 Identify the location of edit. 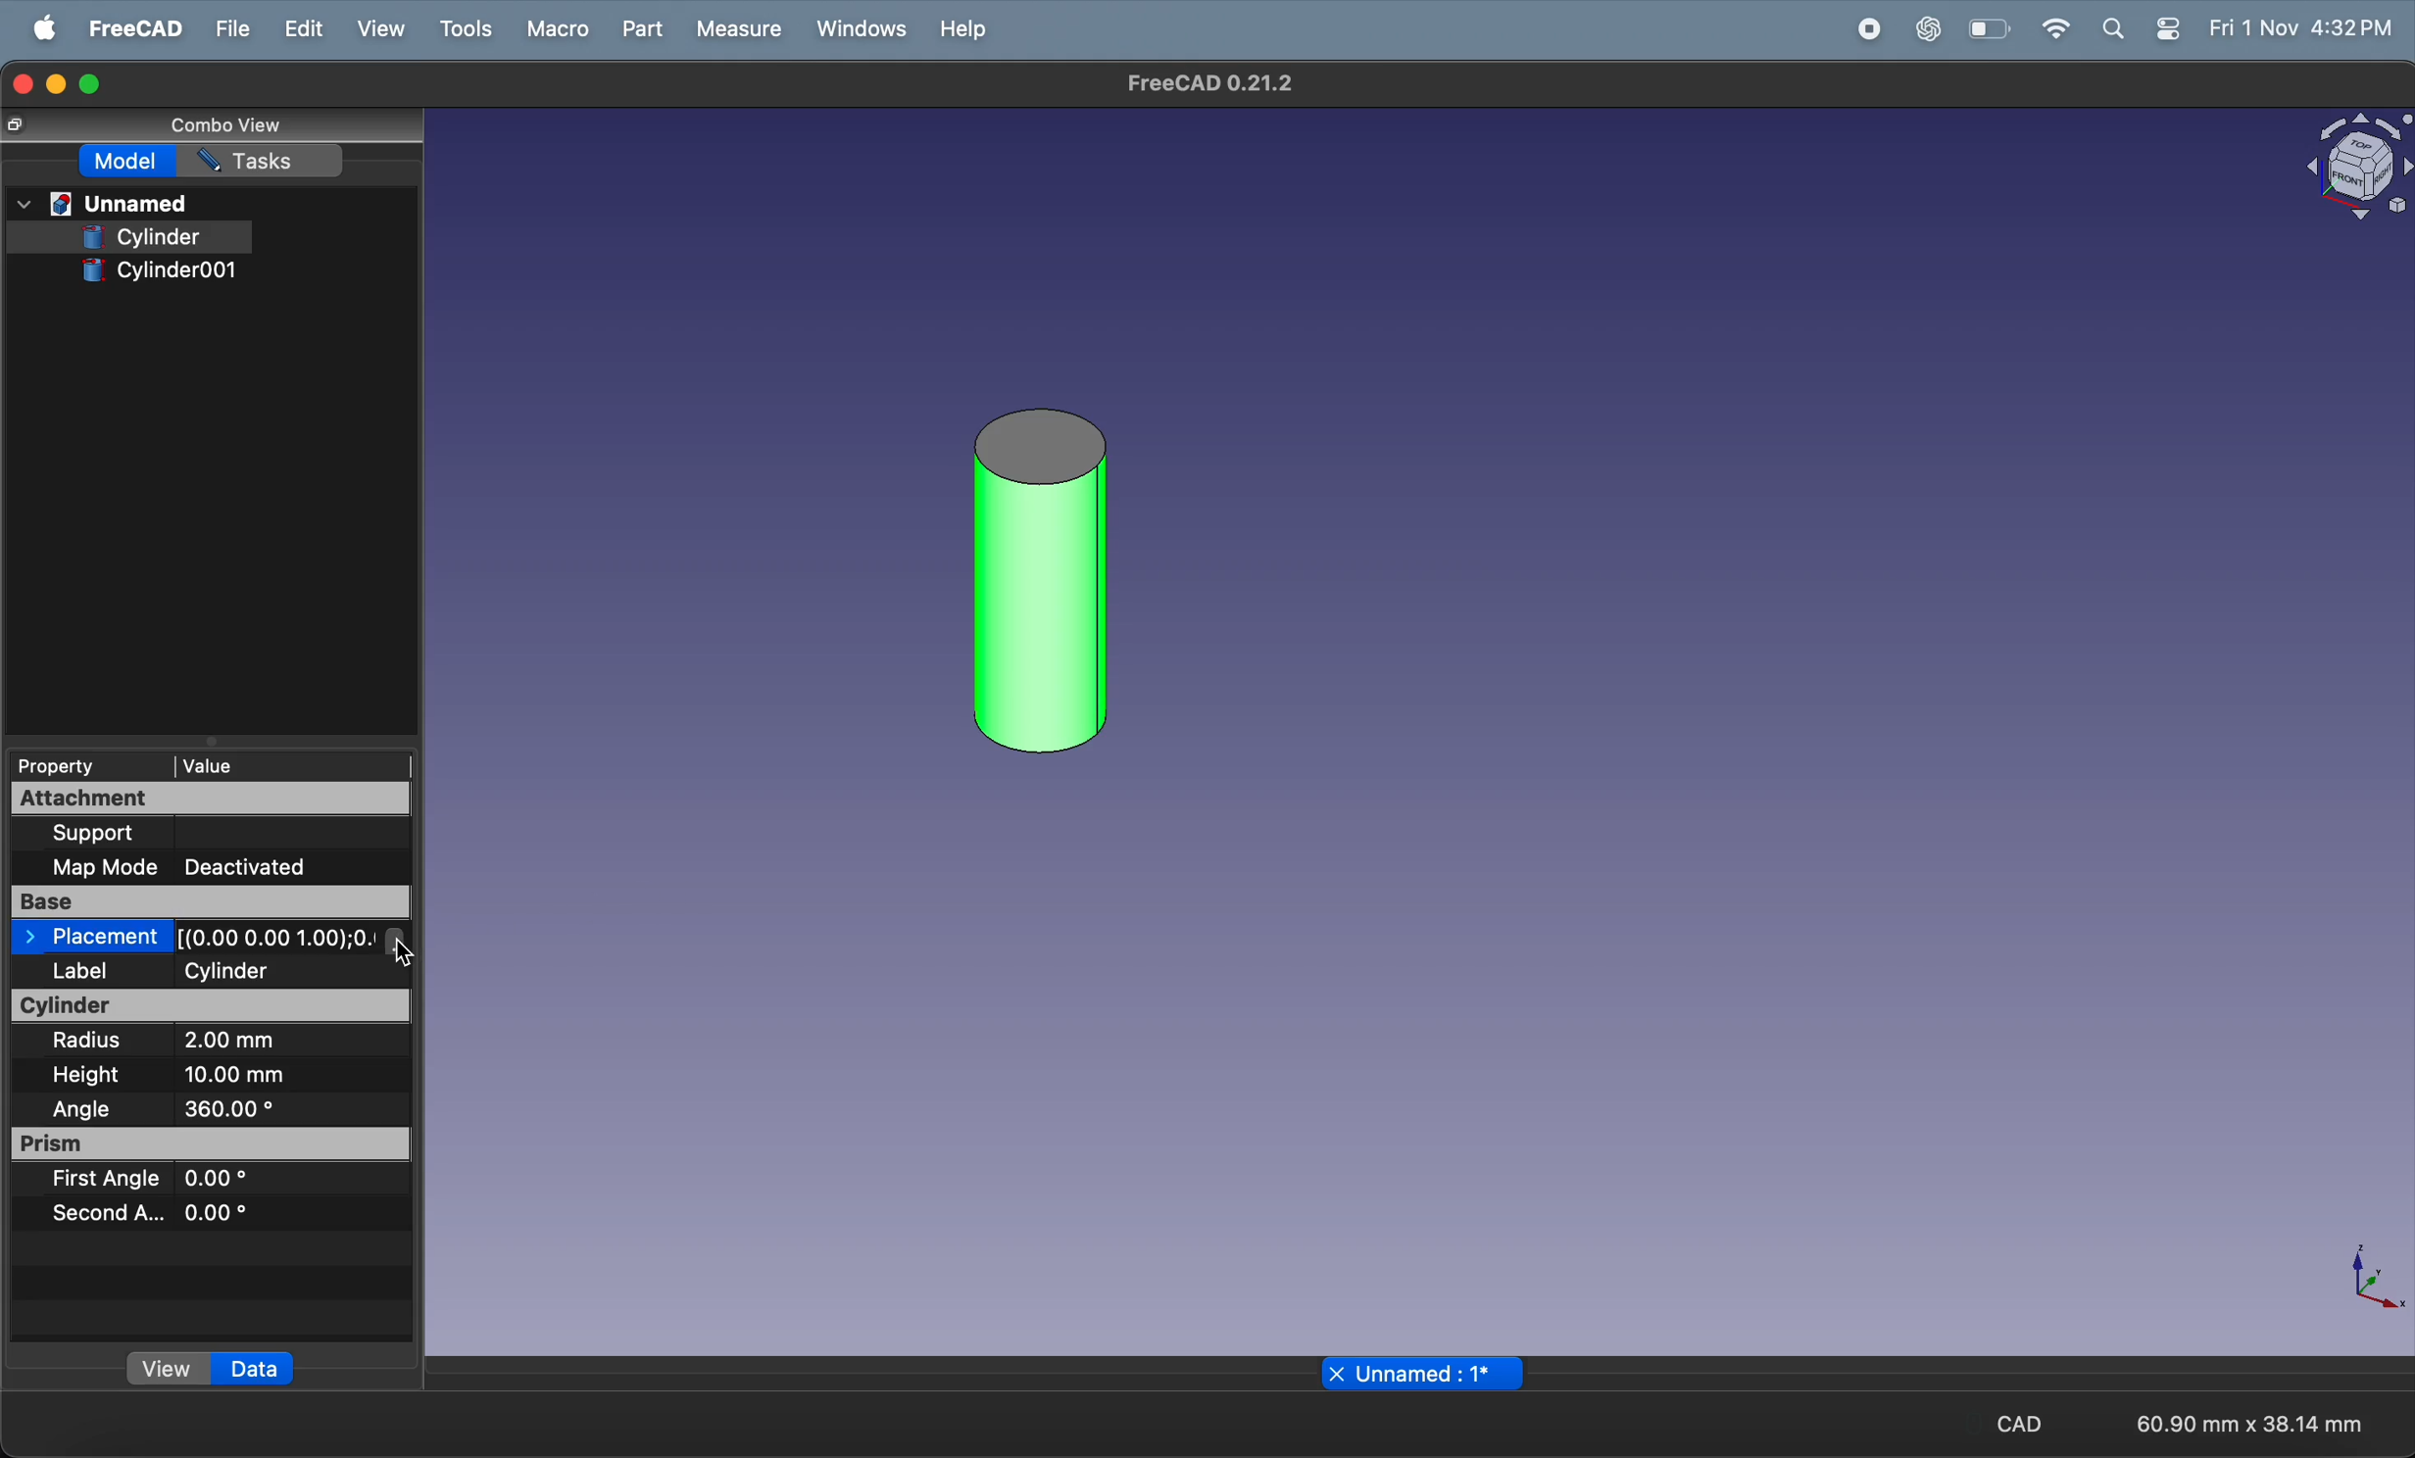
(303, 28).